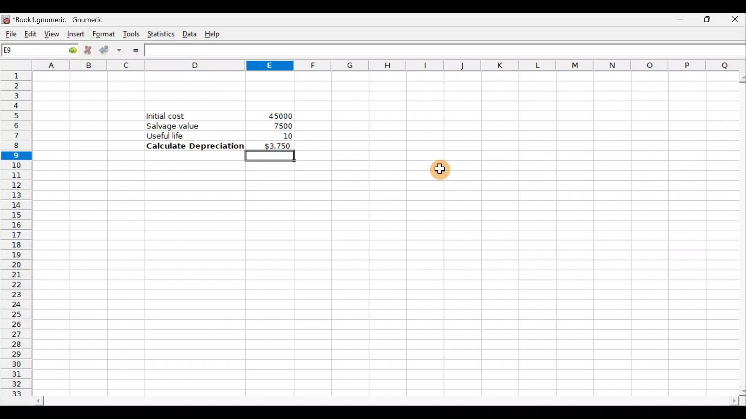 This screenshot has width=746, height=419. What do you see at coordinates (31, 32) in the screenshot?
I see `Edit` at bounding box center [31, 32].